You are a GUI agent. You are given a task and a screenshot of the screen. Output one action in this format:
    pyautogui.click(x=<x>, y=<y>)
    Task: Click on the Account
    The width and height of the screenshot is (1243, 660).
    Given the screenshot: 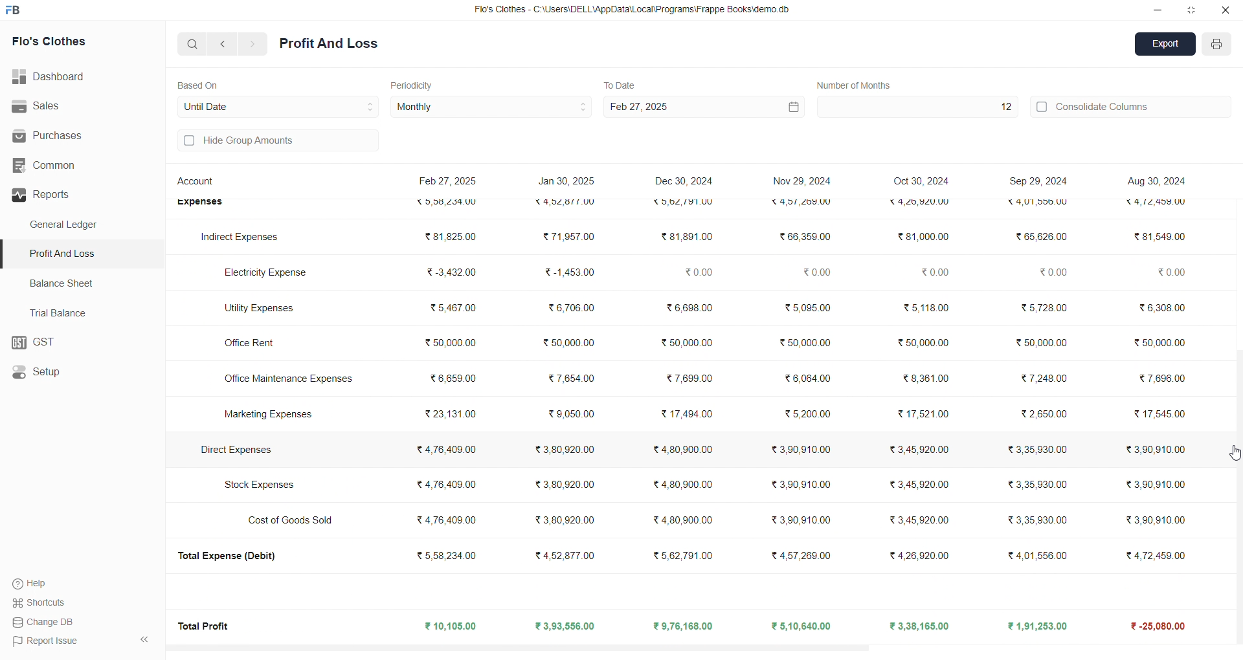 What is the action you would take?
    pyautogui.click(x=199, y=183)
    